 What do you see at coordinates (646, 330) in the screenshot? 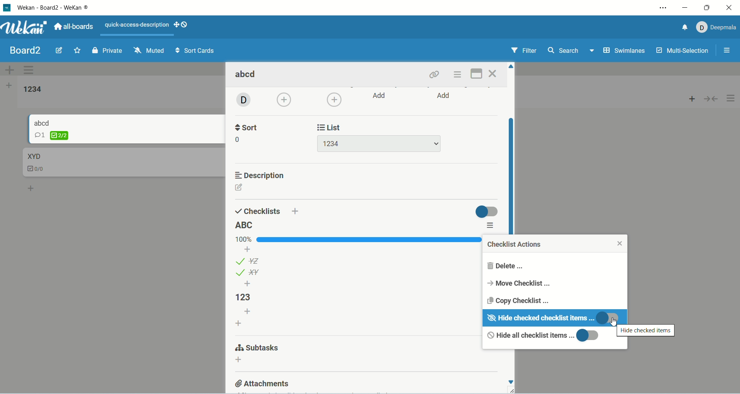
I see `hide checklist items` at bounding box center [646, 330].